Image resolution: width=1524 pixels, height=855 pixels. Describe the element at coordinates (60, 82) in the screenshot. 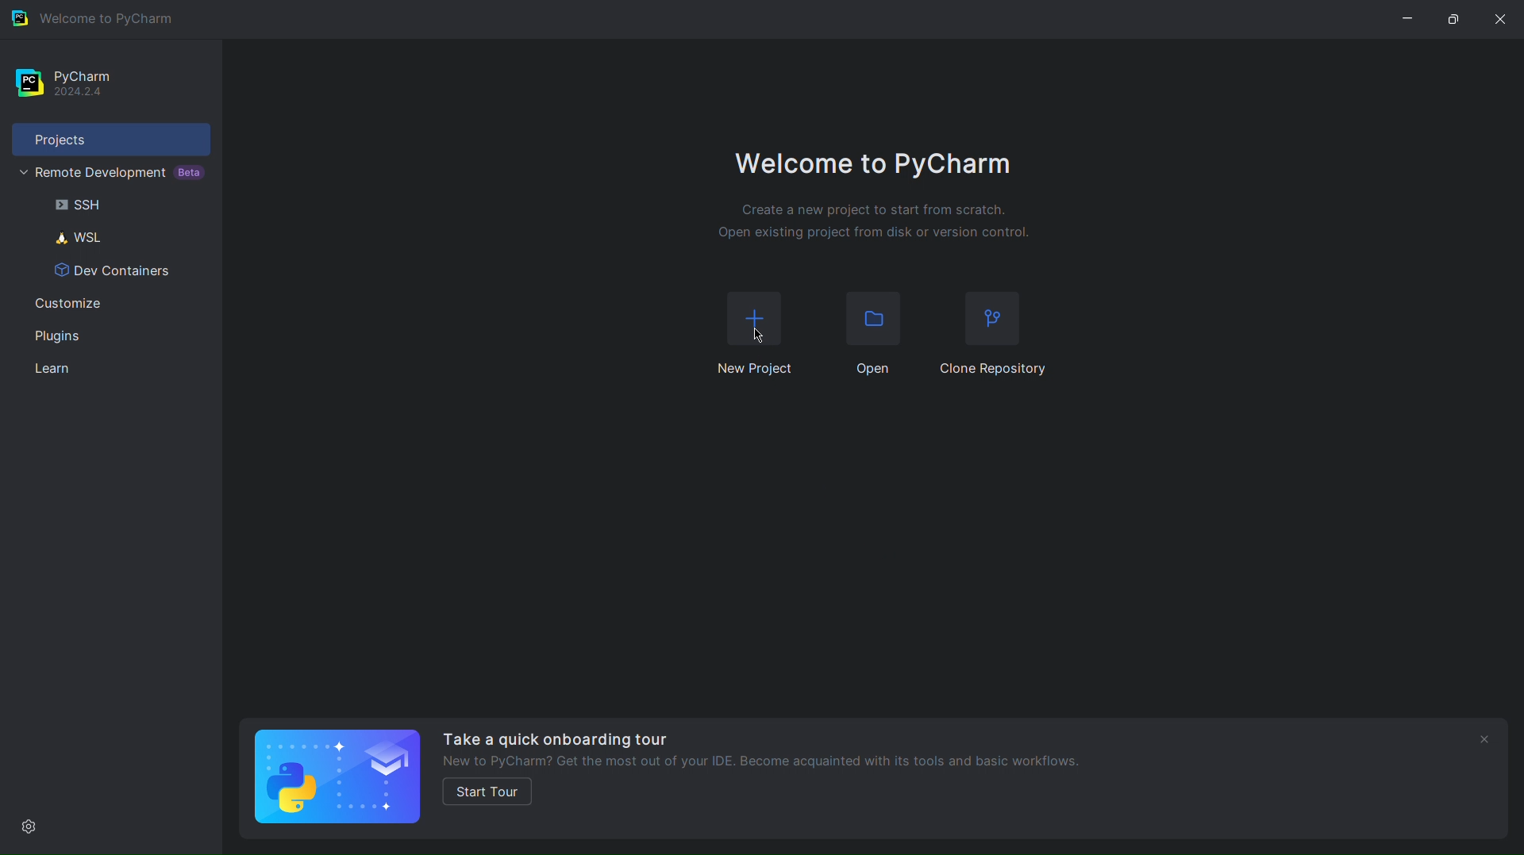

I see `PyCharm` at that location.